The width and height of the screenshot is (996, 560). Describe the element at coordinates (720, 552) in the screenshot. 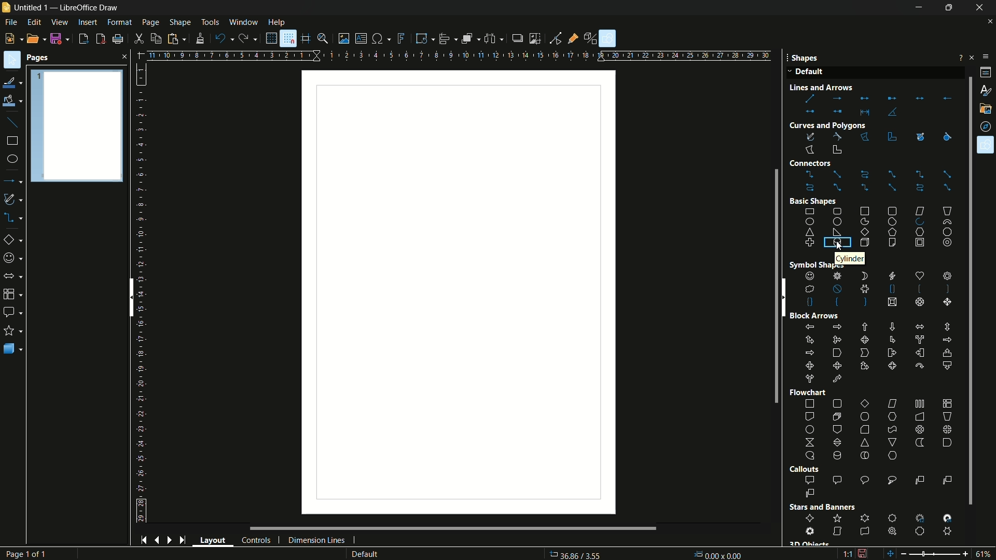

I see `0.00` at that location.